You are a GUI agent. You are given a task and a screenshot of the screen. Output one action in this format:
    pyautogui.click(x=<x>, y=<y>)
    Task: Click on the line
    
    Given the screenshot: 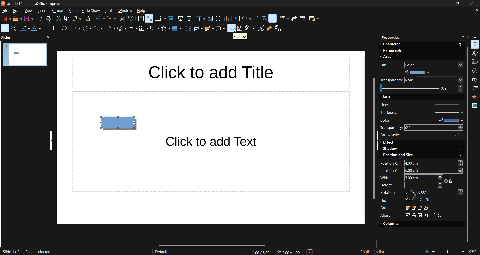 What is the action you would take?
    pyautogui.click(x=386, y=96)
    